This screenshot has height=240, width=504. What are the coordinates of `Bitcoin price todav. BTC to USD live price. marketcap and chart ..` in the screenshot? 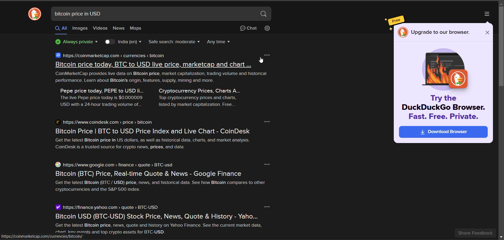 It's located at (148, 65).